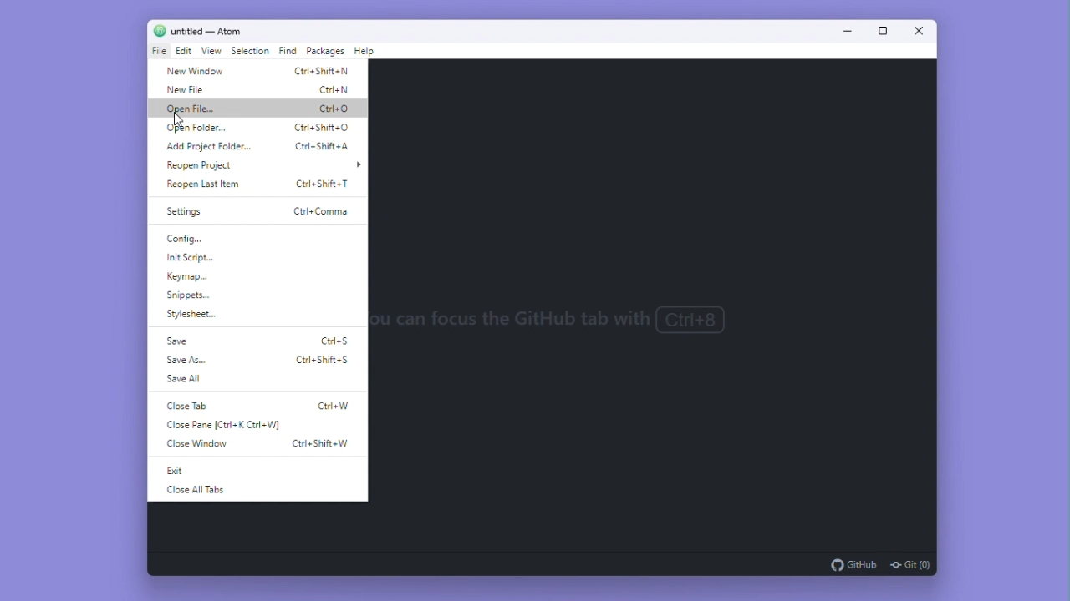 The width and height of the screenshot is (1070, 601). Describe the element at coordinates (325, 53) in the screenshot. I see `Packages` at that location.